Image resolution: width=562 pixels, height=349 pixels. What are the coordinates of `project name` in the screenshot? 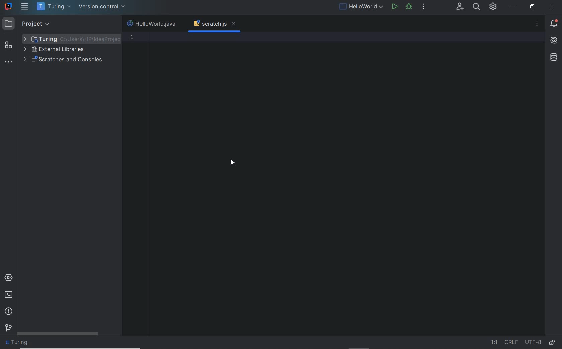 It's located at (18, 343).